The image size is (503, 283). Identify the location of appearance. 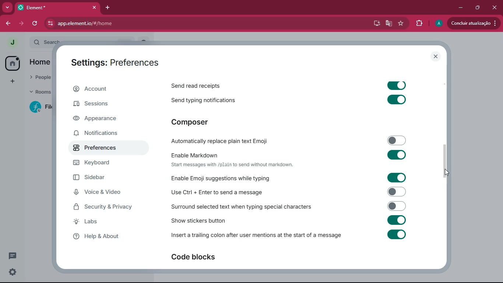
(102, 119).